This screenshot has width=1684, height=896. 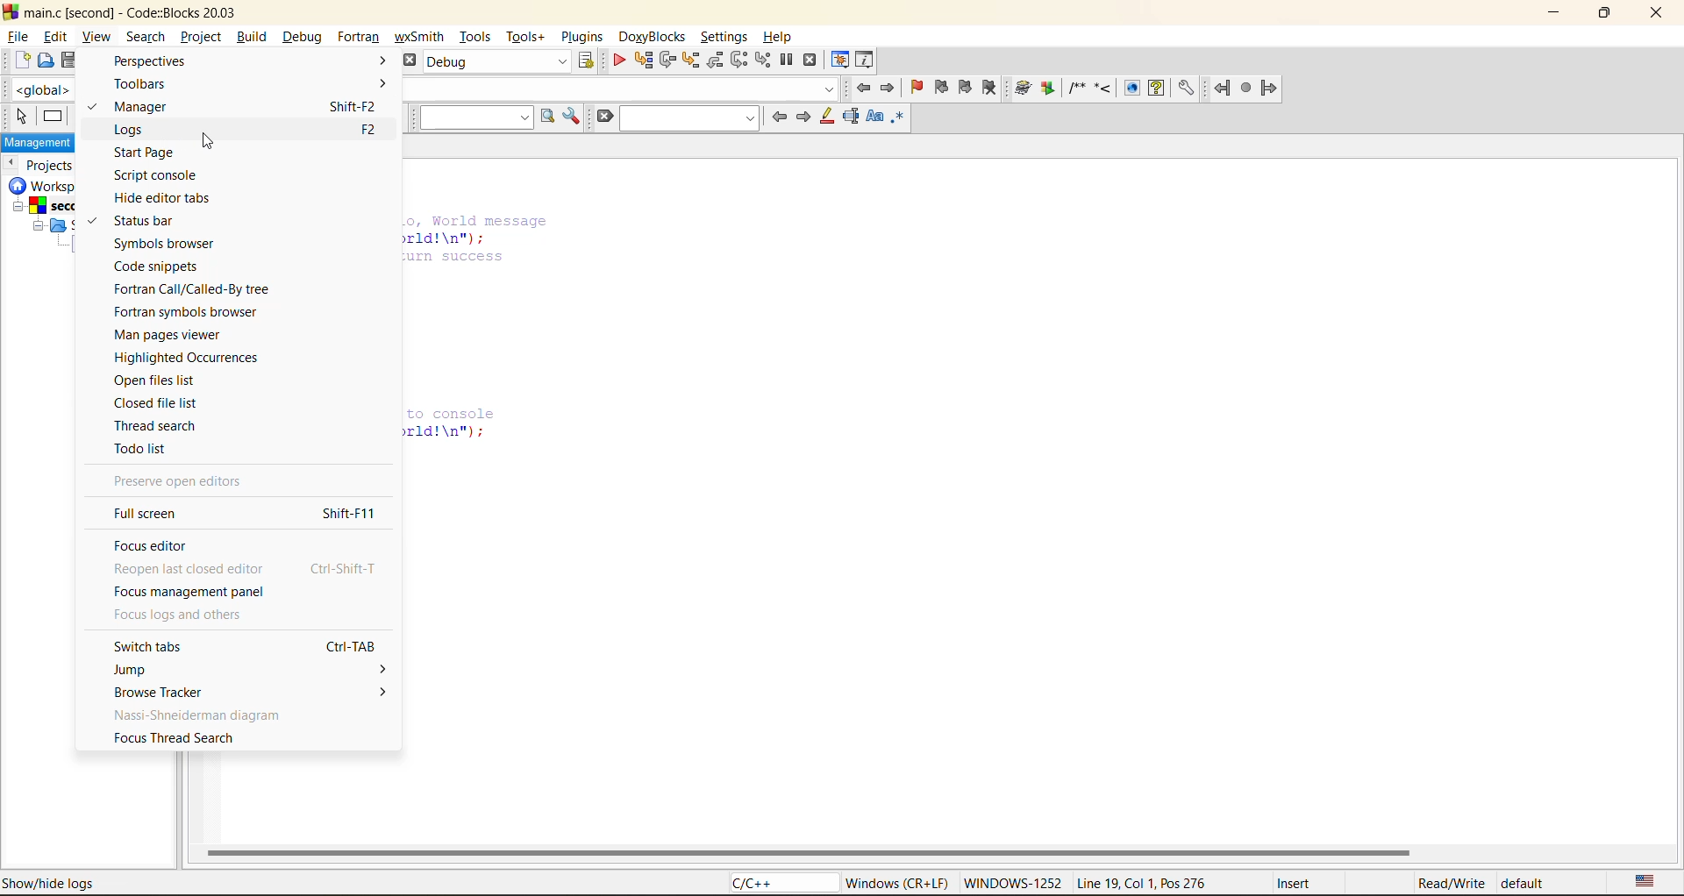 What do you see at coordinates (186, 616) in the screenshot?
I see `focus logs and others` at bounding box center [186, 616].